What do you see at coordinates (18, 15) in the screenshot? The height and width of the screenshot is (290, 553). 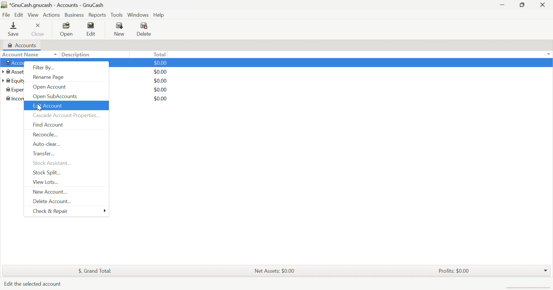 I see `Edit` at bounding box center [18, 15].